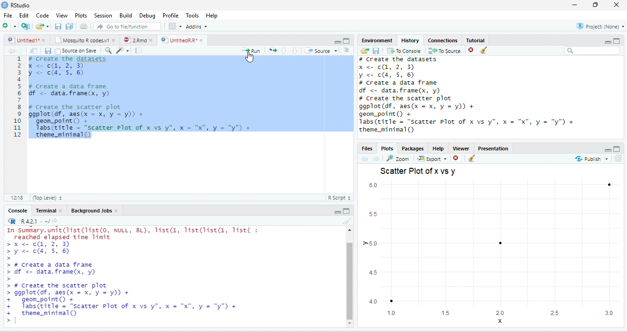  Describe the element at coordinates (596, 5) in the screenshot. I see `restore` at that location.